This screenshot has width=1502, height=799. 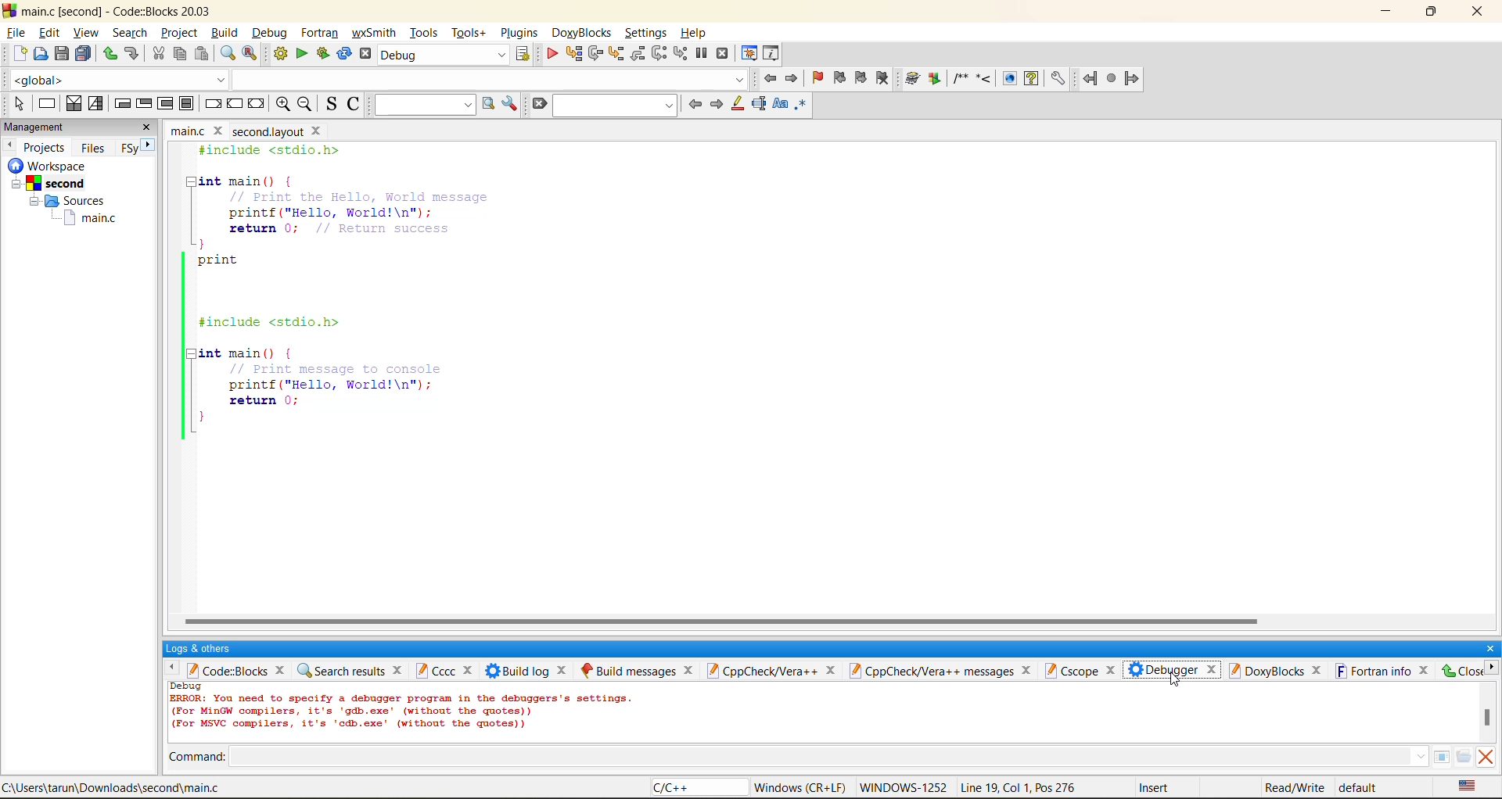 I want to click on next line, so click(x=595, y=54).